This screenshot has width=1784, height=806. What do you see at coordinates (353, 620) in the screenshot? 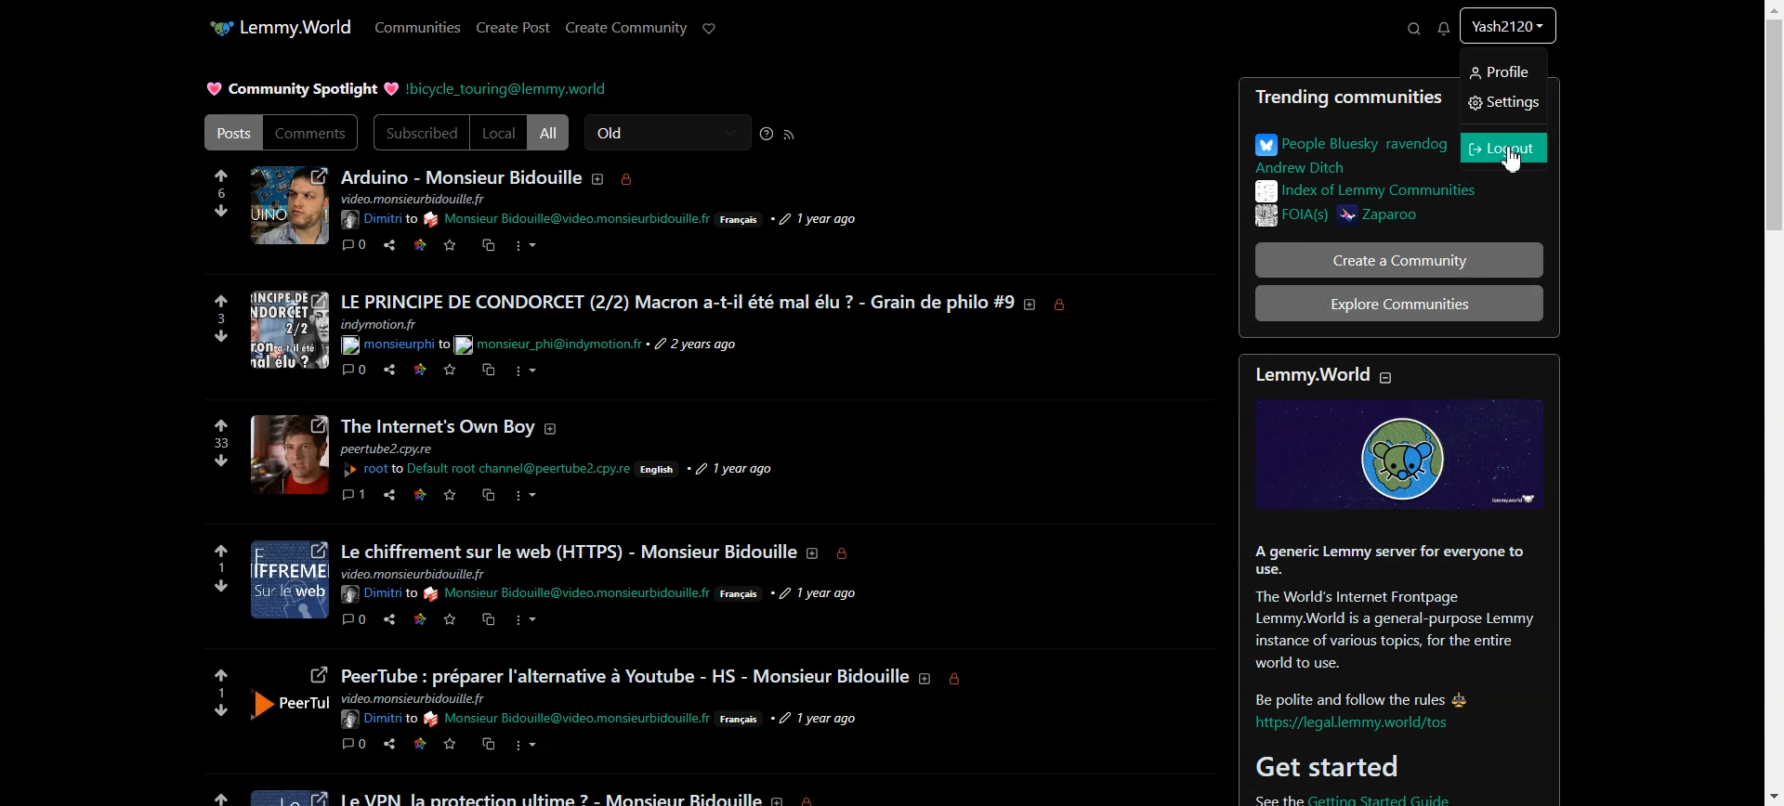
I see `comment` at bounding box center [353, 620].